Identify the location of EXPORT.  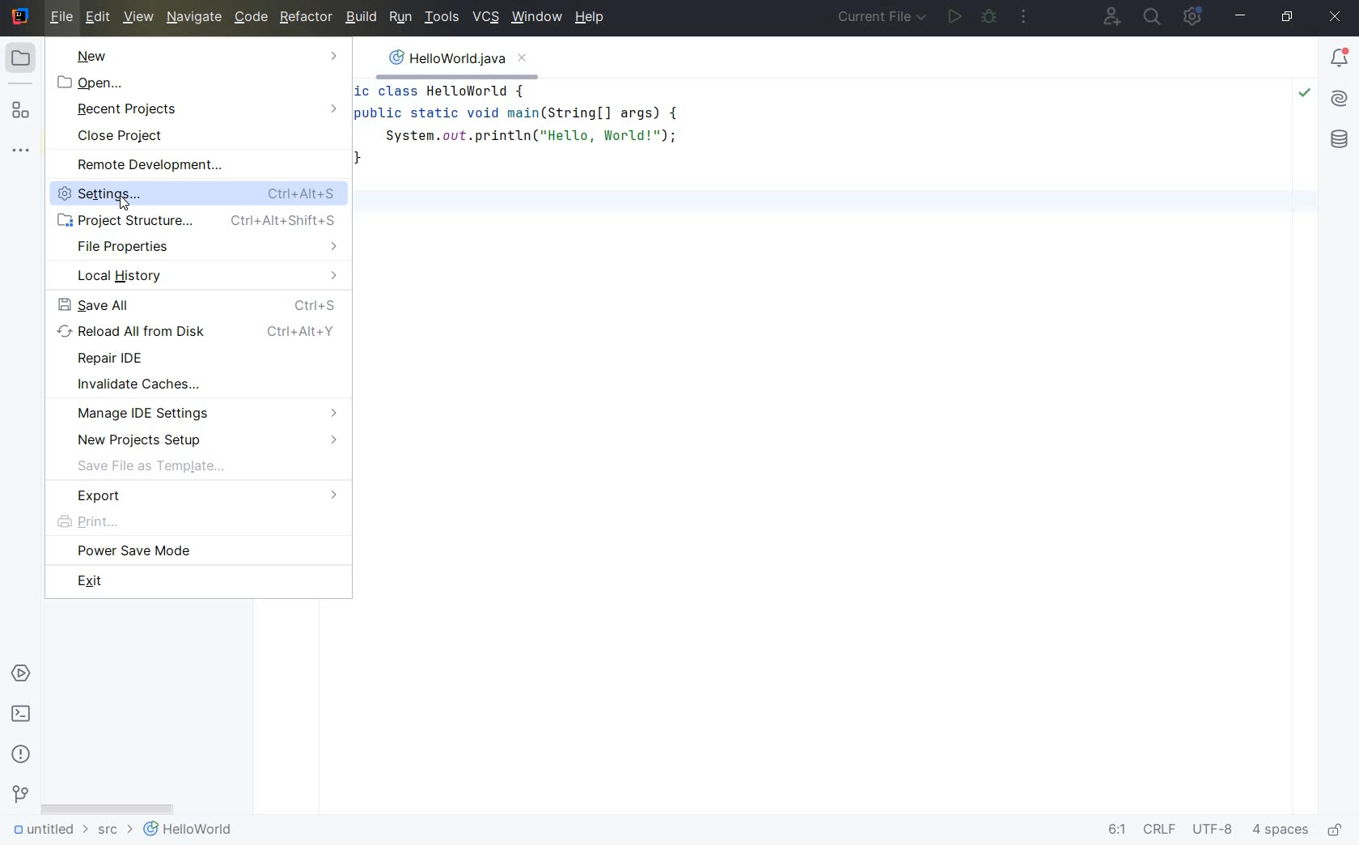
(198, 497).